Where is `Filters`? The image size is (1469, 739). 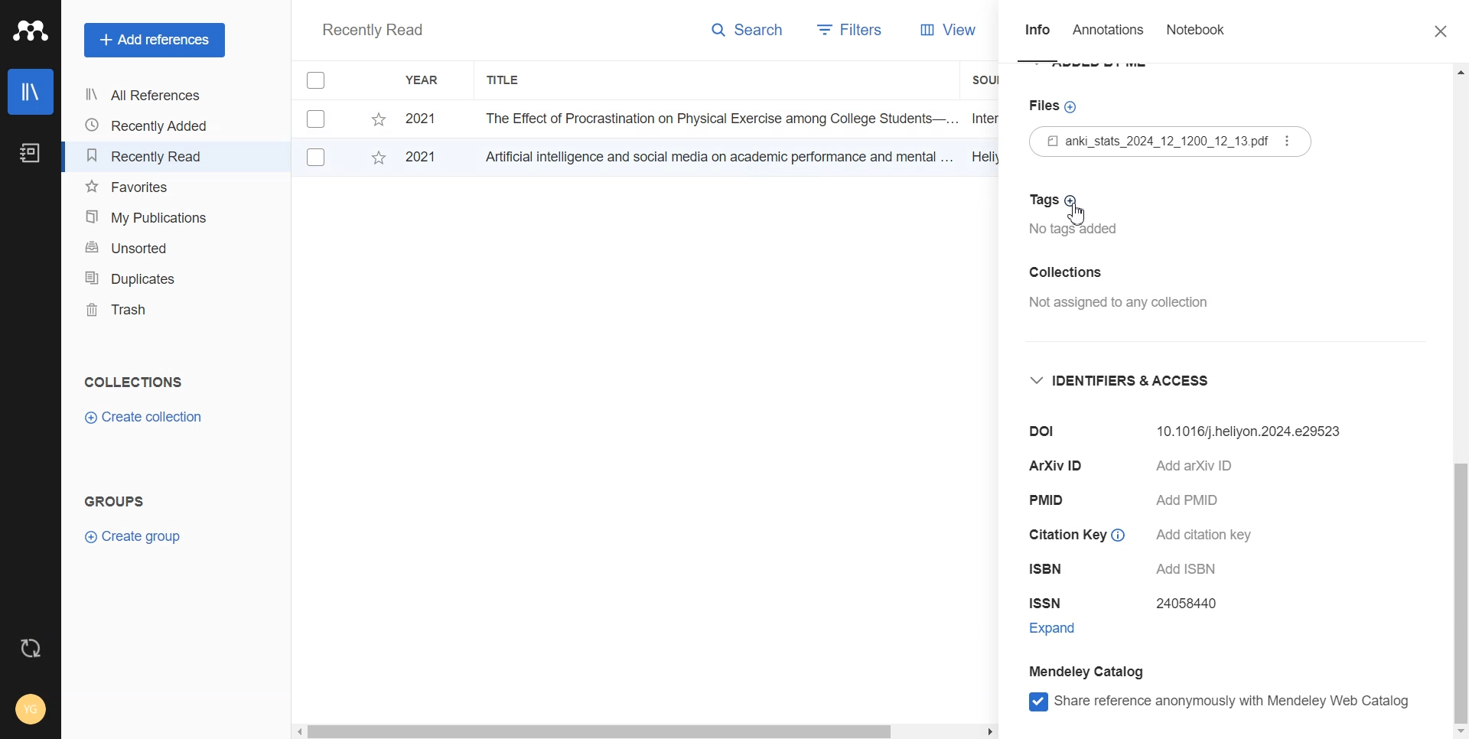
Filters is located at coordinates (844, 31).